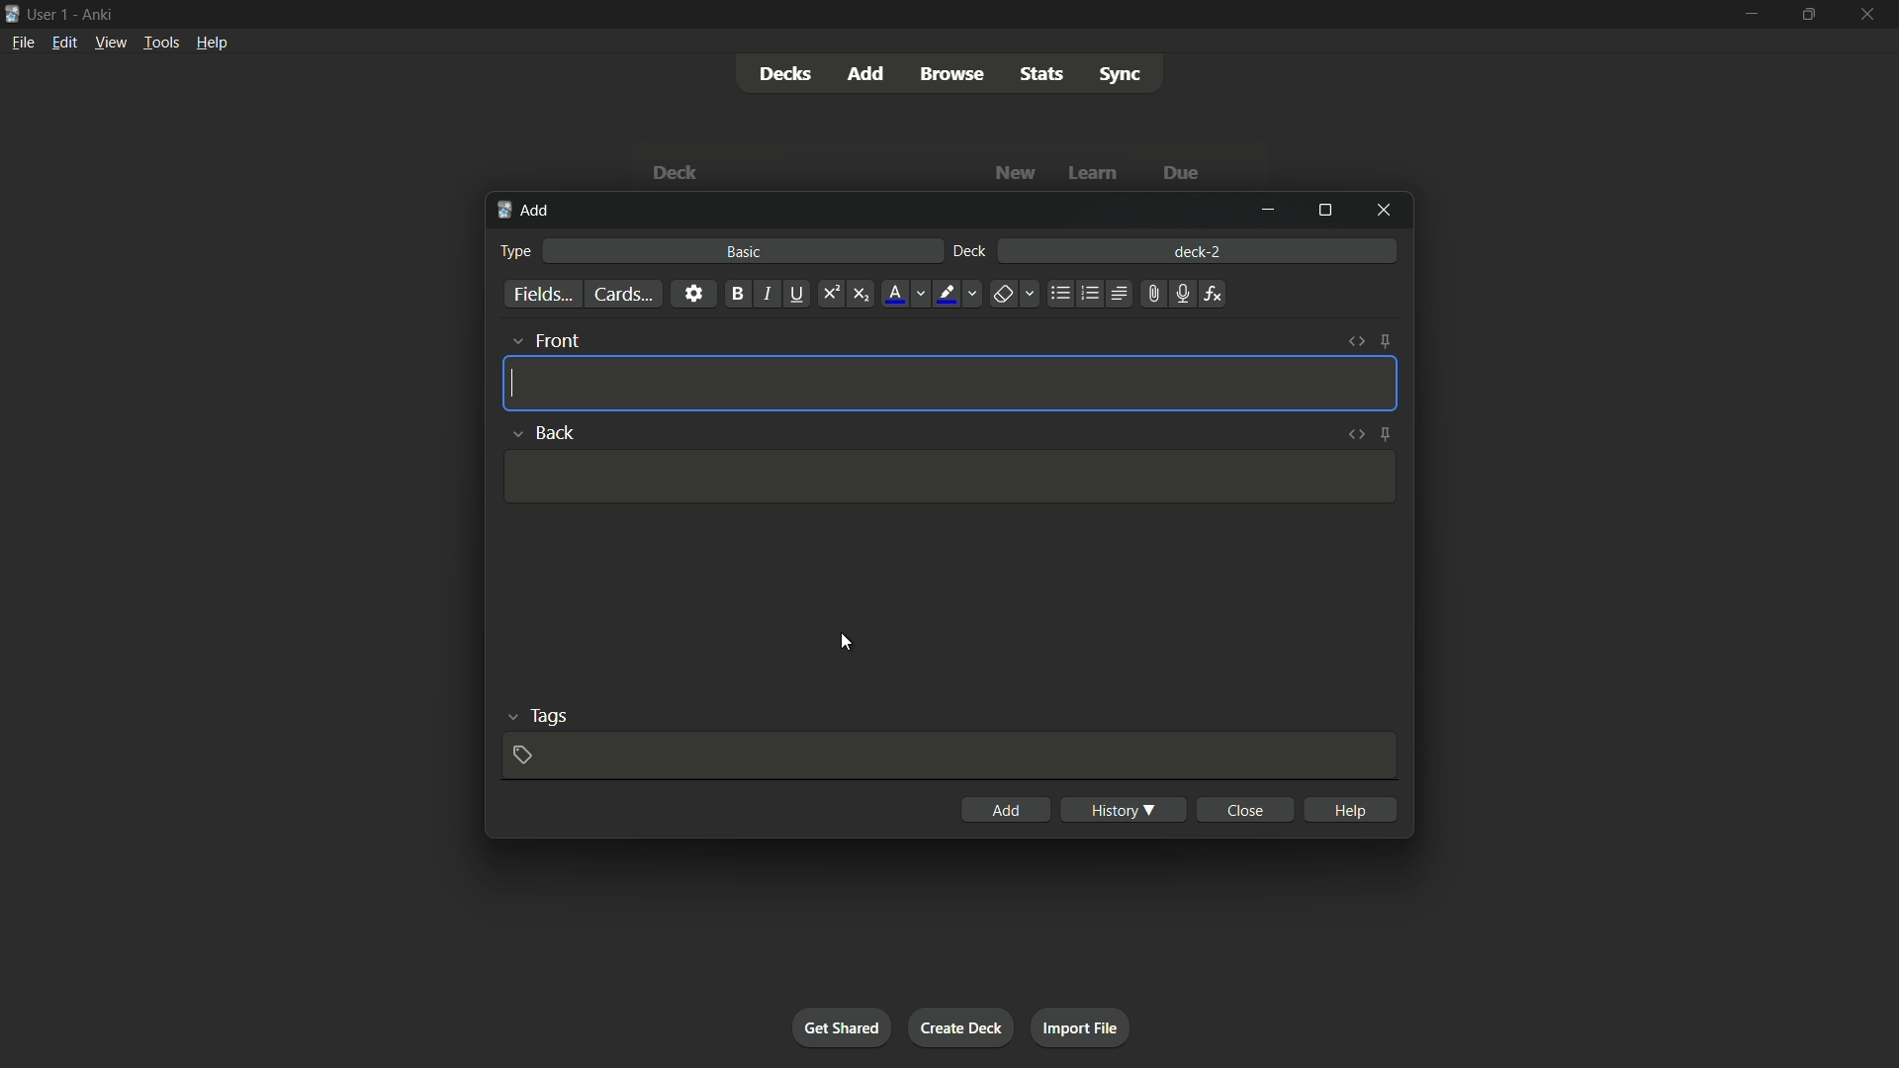 This screenshot has height=1068, width=1899. Describe the element at coordinates (1349, 809) in the screenshot. I see `help` at that location.